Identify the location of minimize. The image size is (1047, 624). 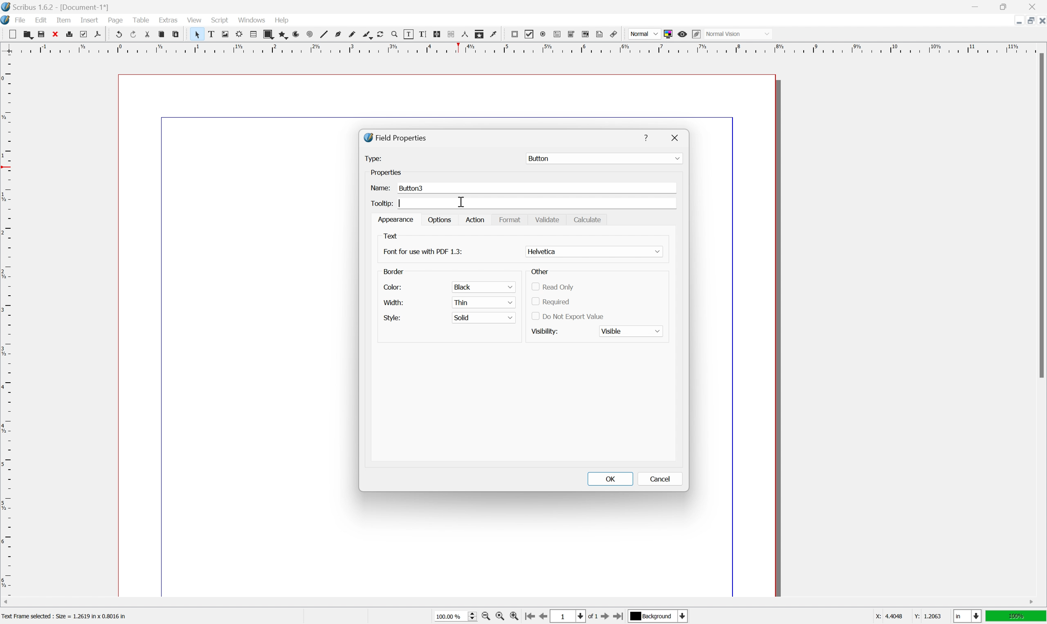
(1015, 20).